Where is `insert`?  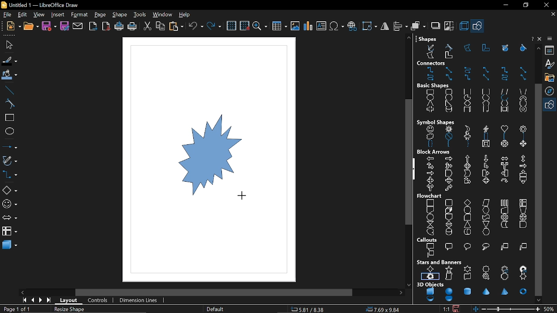 insert is located at coordinates (59, 14).